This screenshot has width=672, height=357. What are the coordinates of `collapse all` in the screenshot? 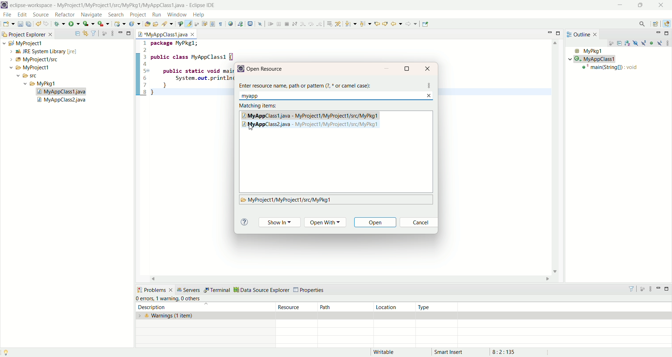 It's located at (620, 44).